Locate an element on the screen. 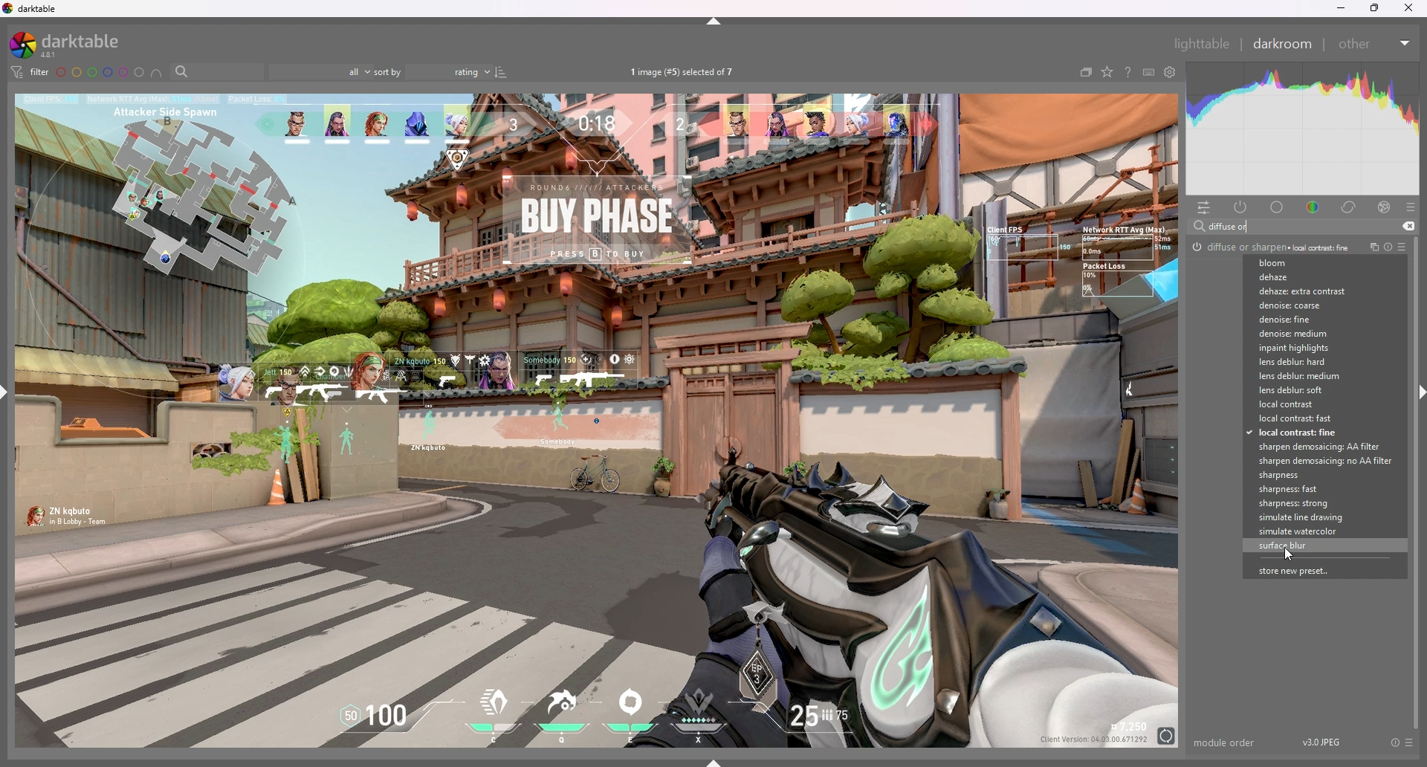  inpaint highlights is located at coordinates (1313, 348).